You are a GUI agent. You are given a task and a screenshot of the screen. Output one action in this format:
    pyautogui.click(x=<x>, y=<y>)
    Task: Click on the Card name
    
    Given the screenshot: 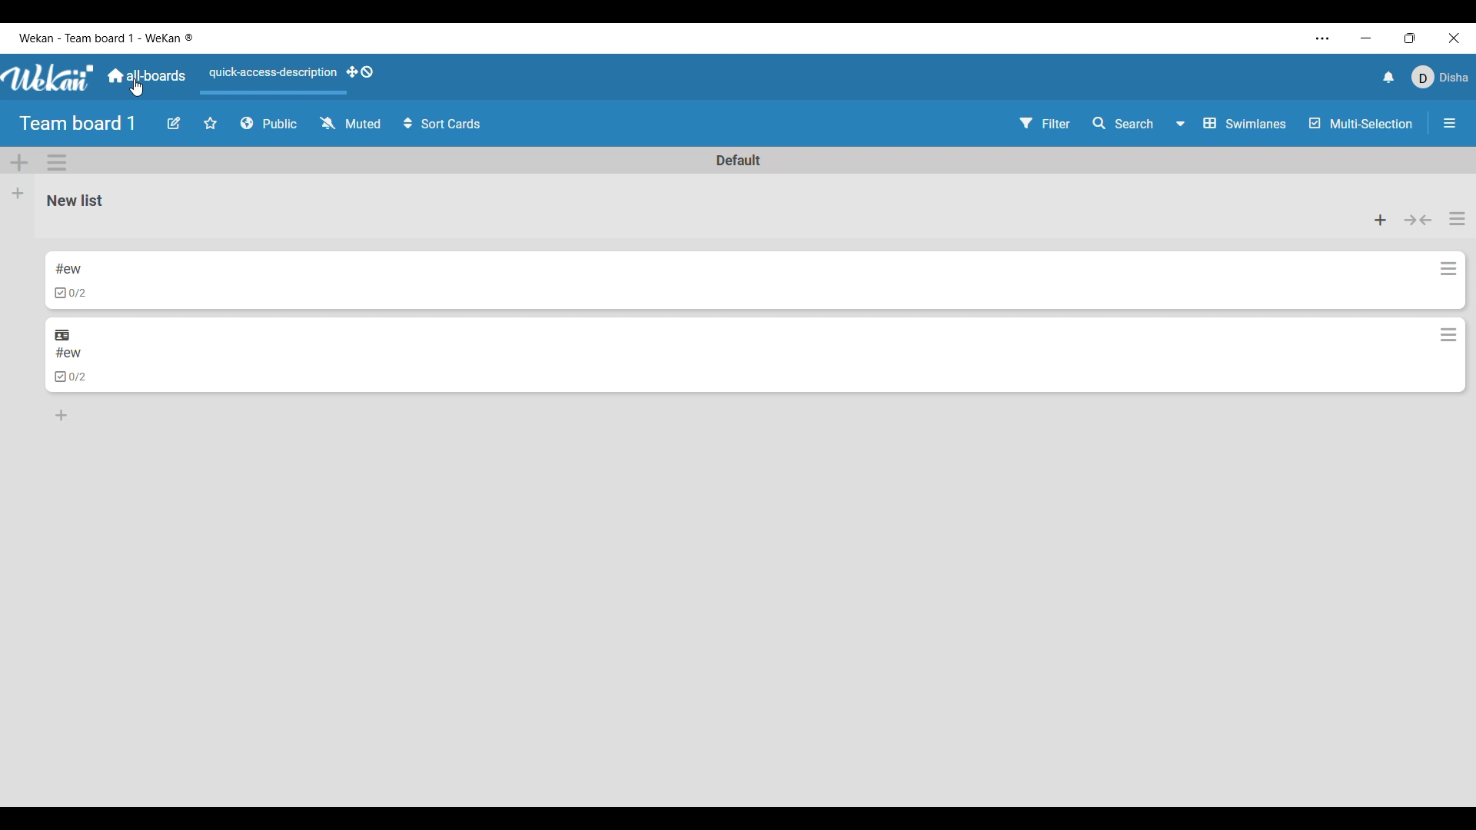 What is the action you would take?
    pyautogui.click(x=68, y=353)
    